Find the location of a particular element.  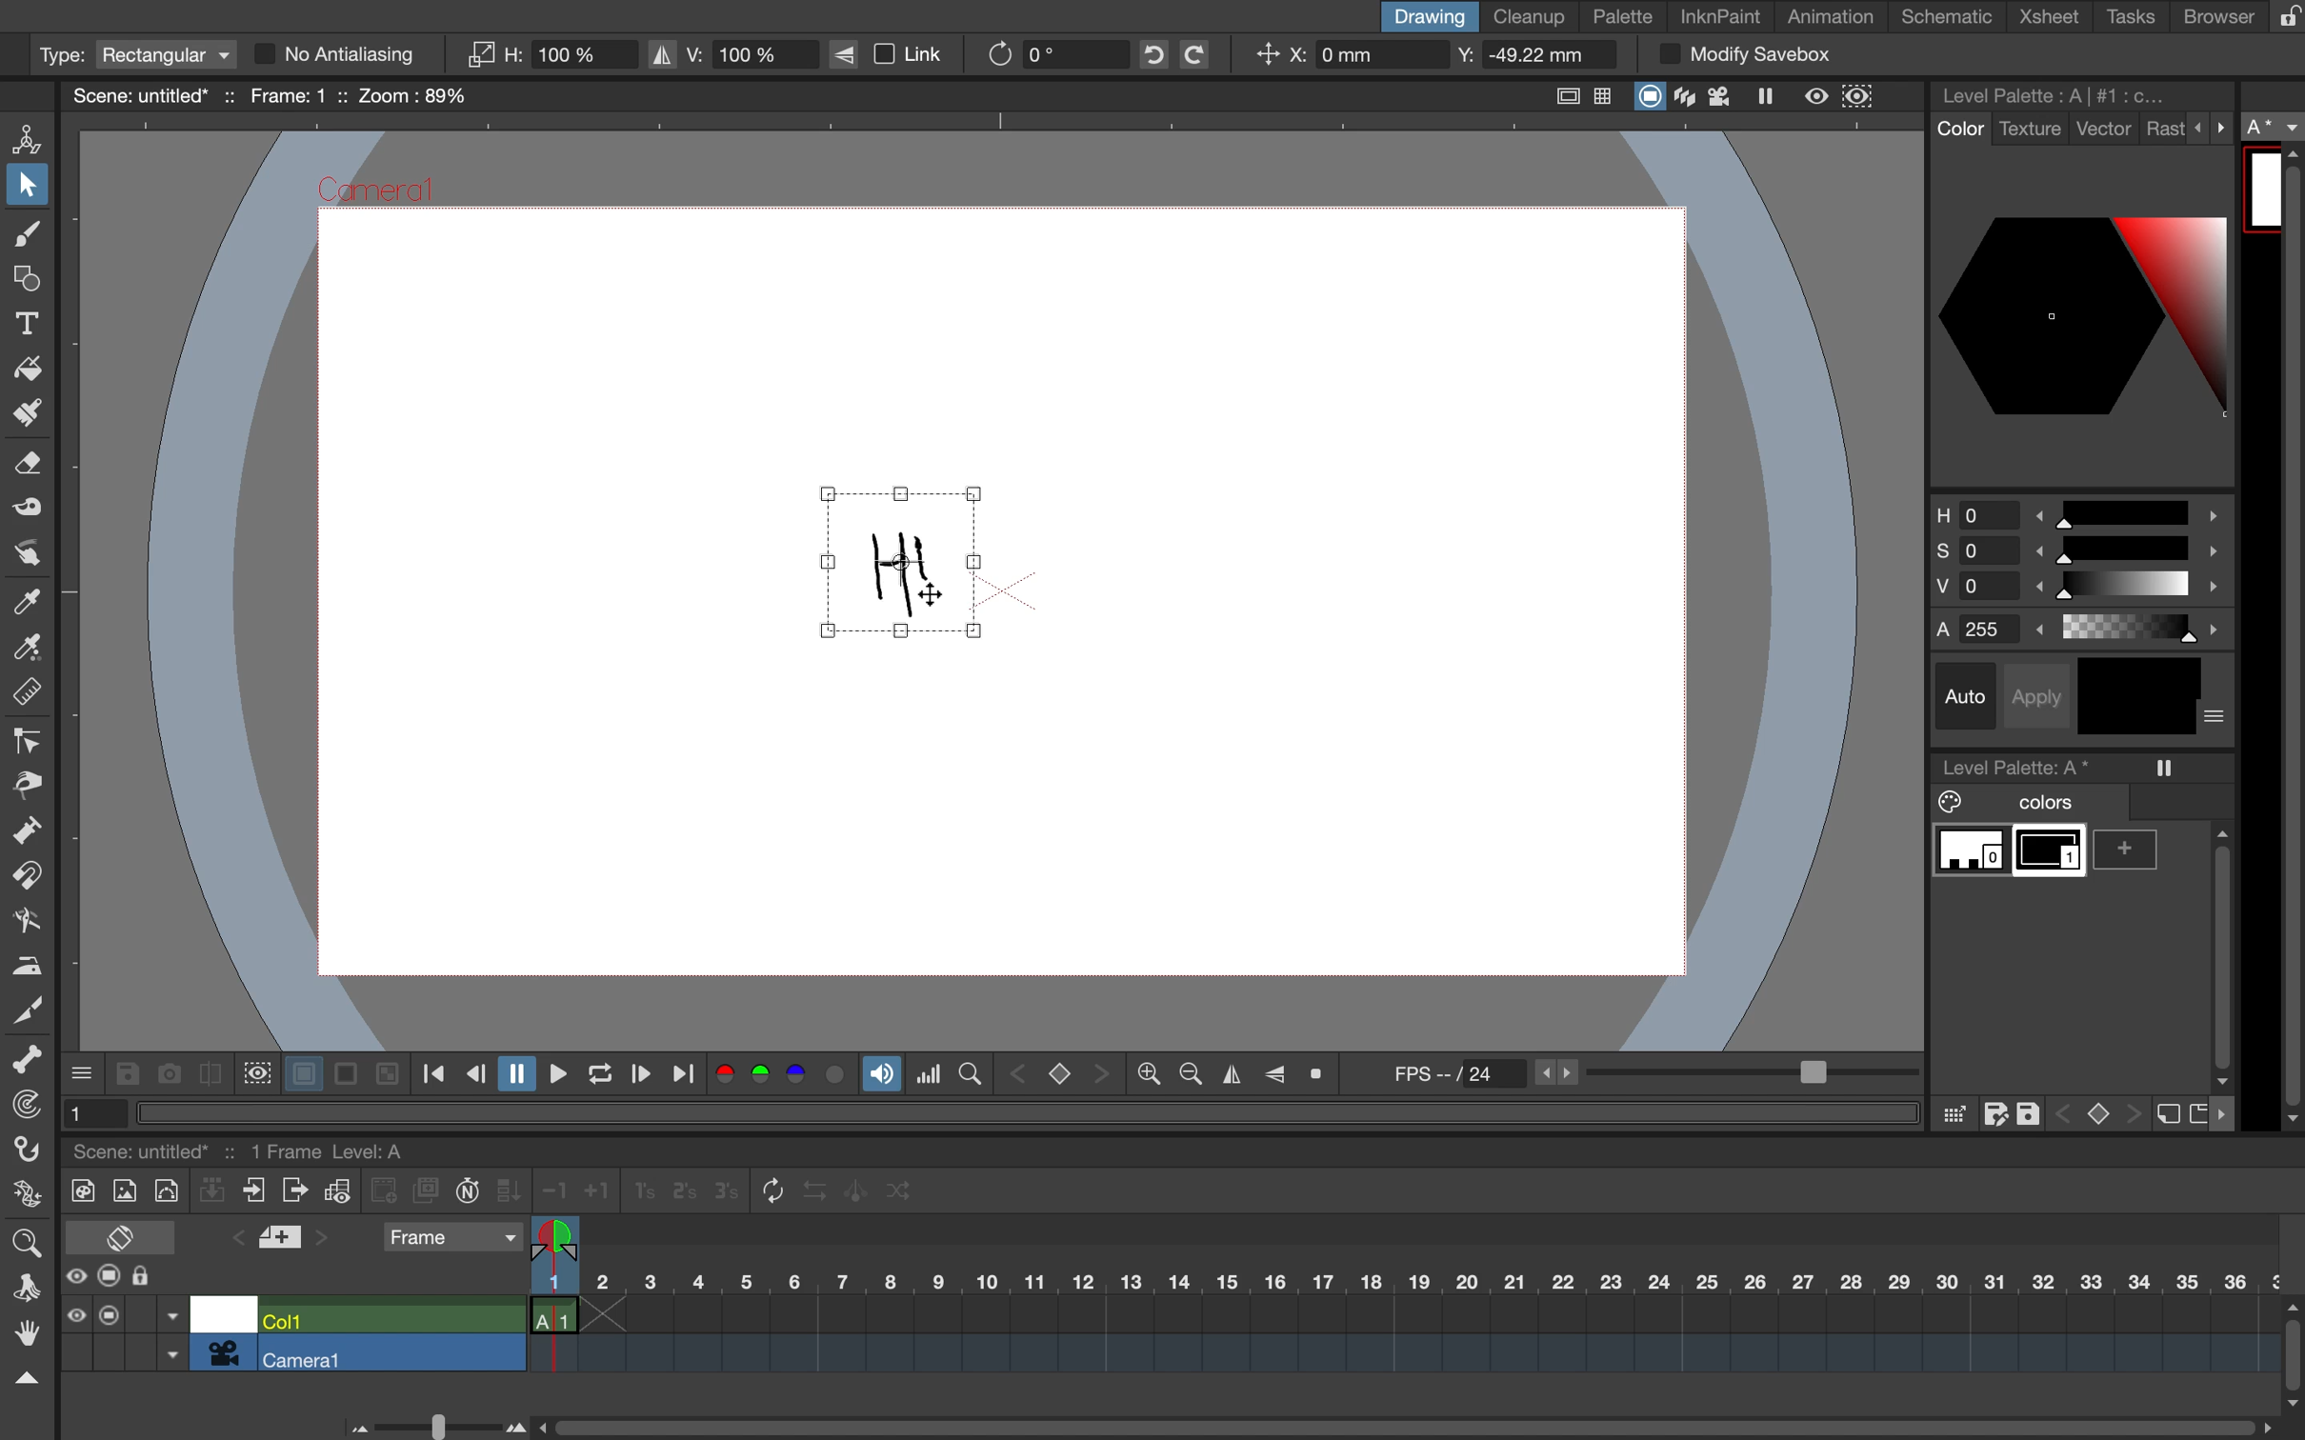

create blank drawing is located at coordinates (387, 1190).